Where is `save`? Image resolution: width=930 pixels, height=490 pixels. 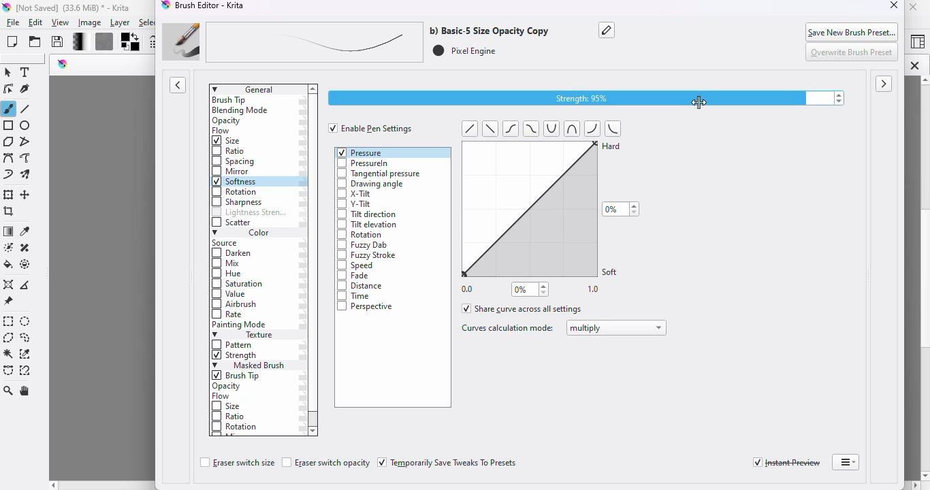
save is located at coordinates (58, 42).